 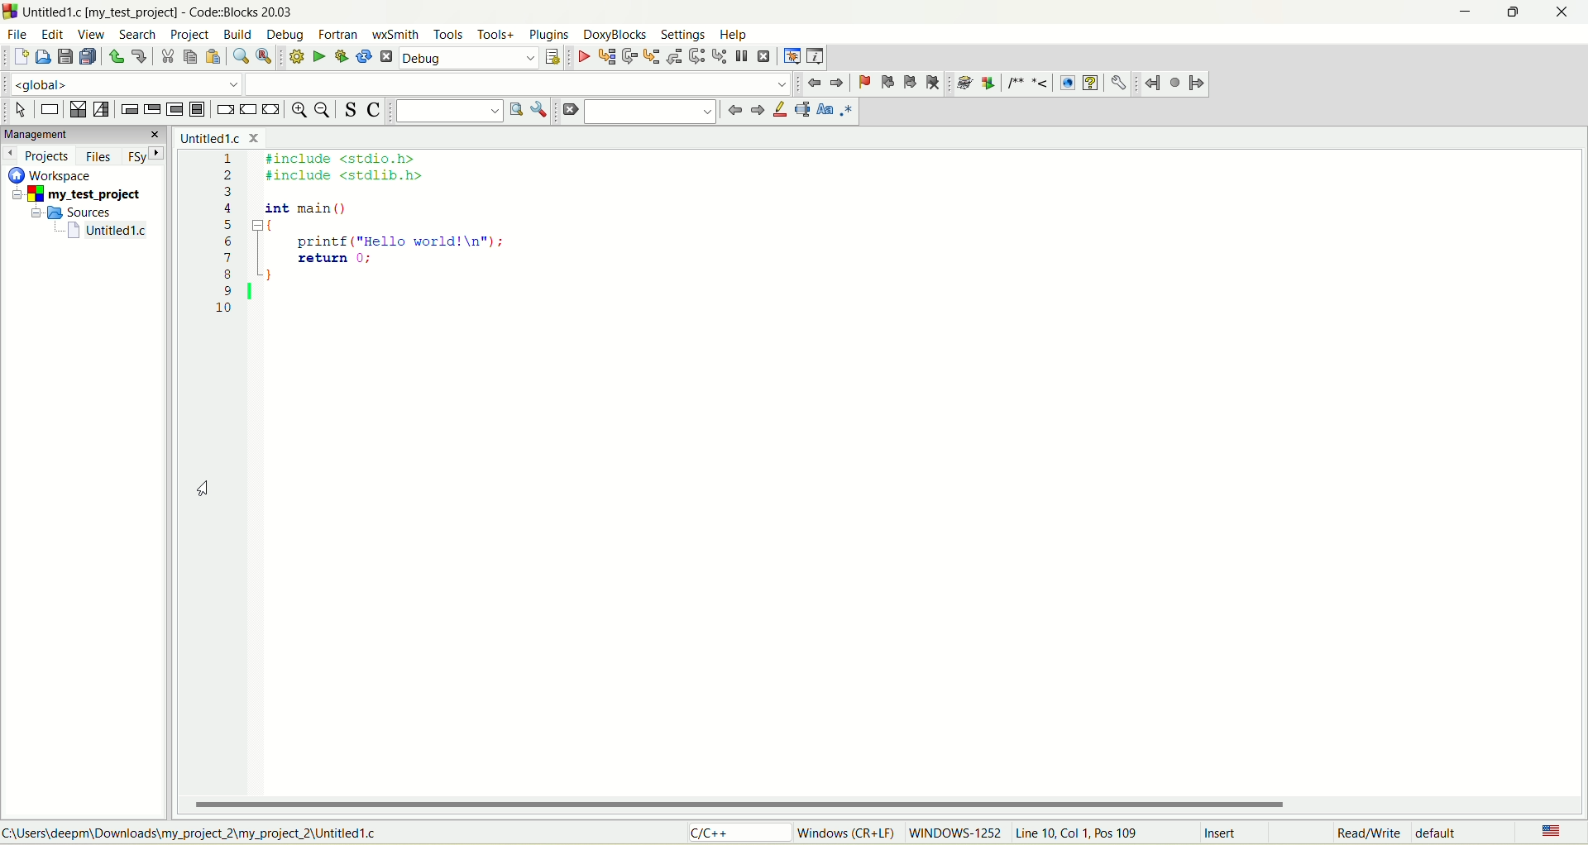 I want to click on break debugger, so click(x=744, y=55).